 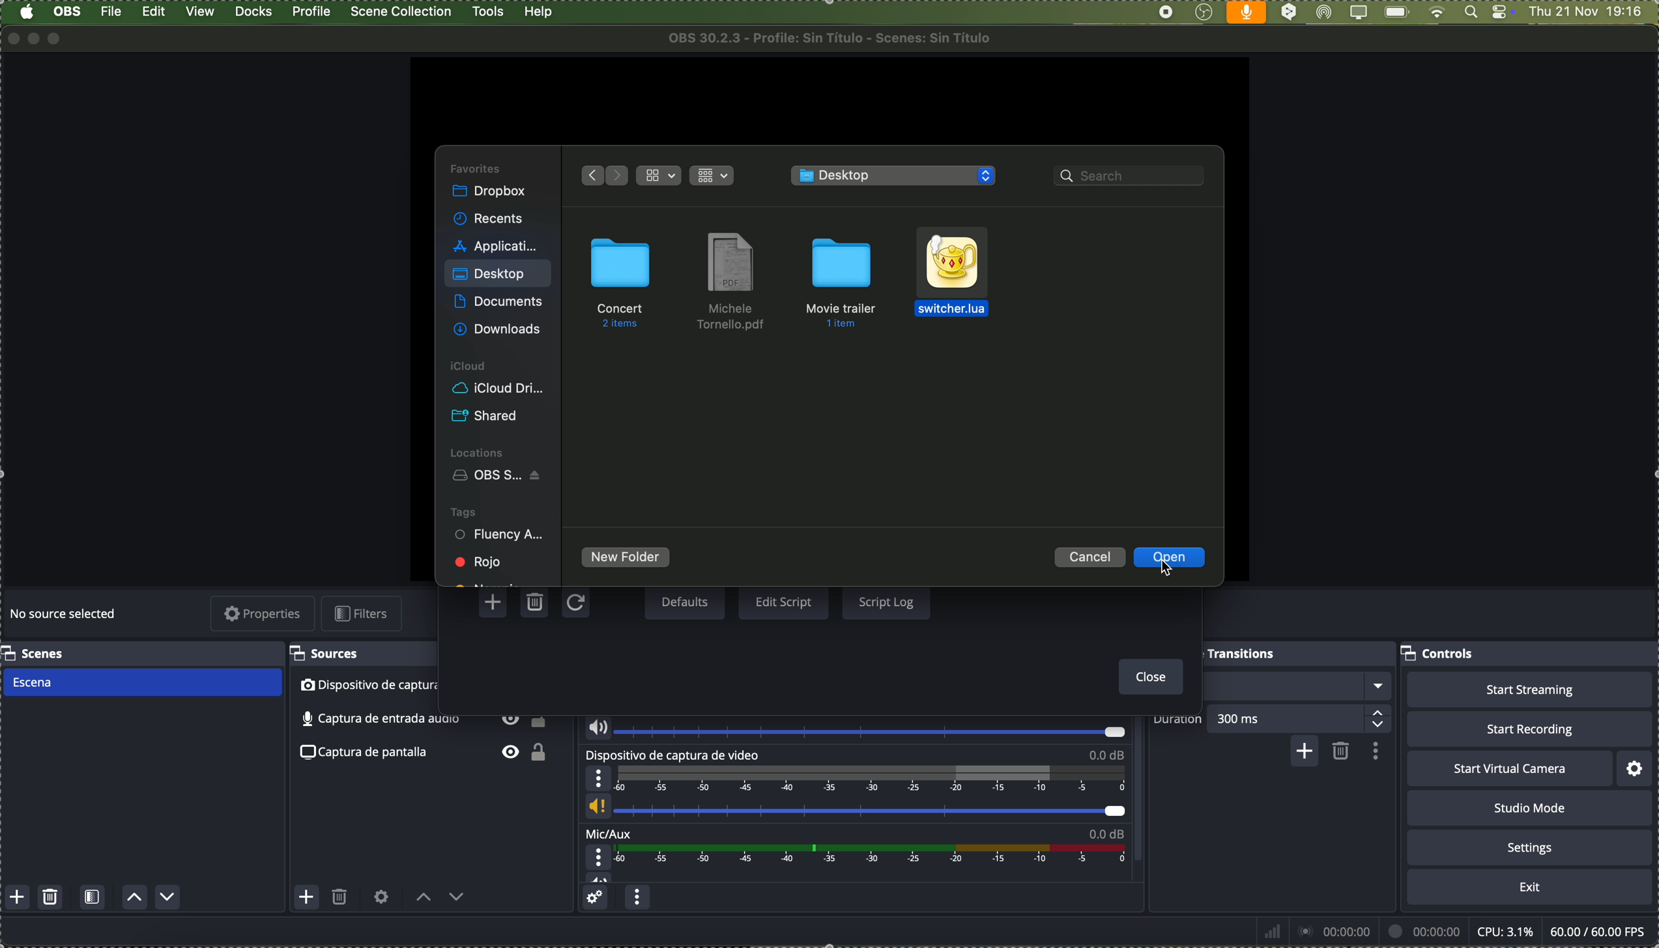 I want to click on close program, so click(x=10, y=38).